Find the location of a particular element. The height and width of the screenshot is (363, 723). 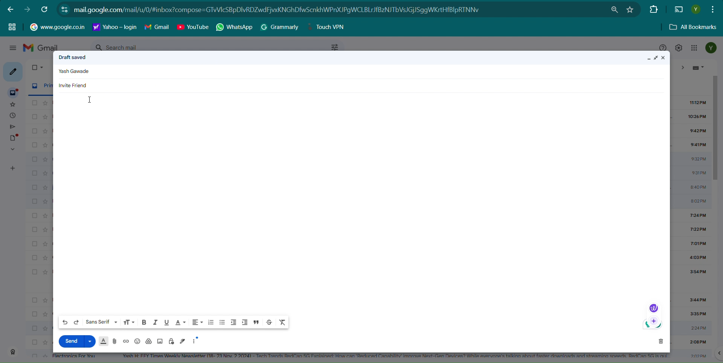

Discard Draft is located at coordinates (660, 341).